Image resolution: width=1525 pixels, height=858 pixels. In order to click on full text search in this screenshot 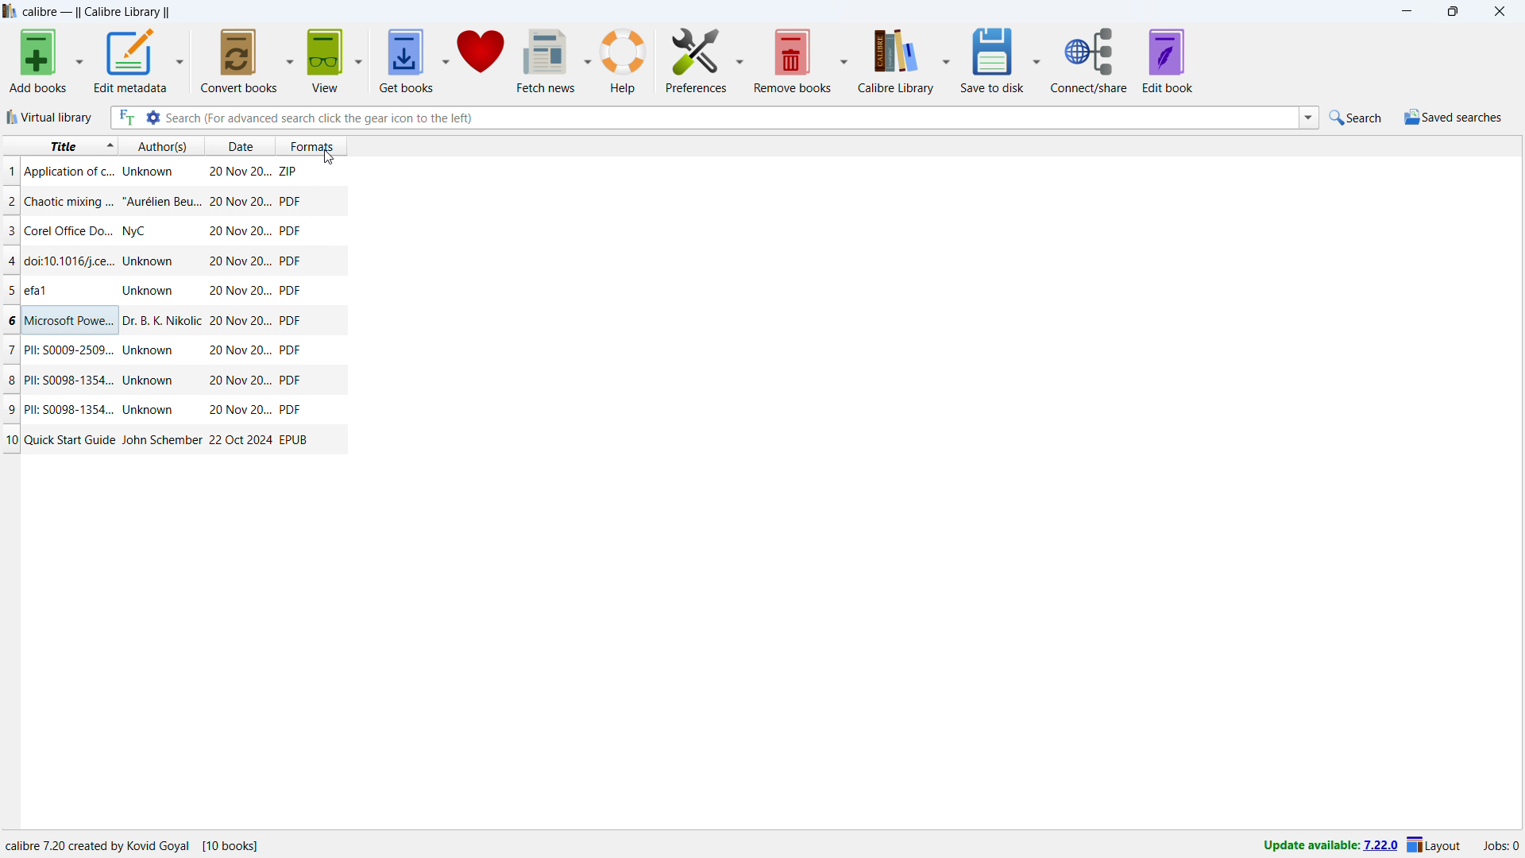, I will do `click(124, 118)`.